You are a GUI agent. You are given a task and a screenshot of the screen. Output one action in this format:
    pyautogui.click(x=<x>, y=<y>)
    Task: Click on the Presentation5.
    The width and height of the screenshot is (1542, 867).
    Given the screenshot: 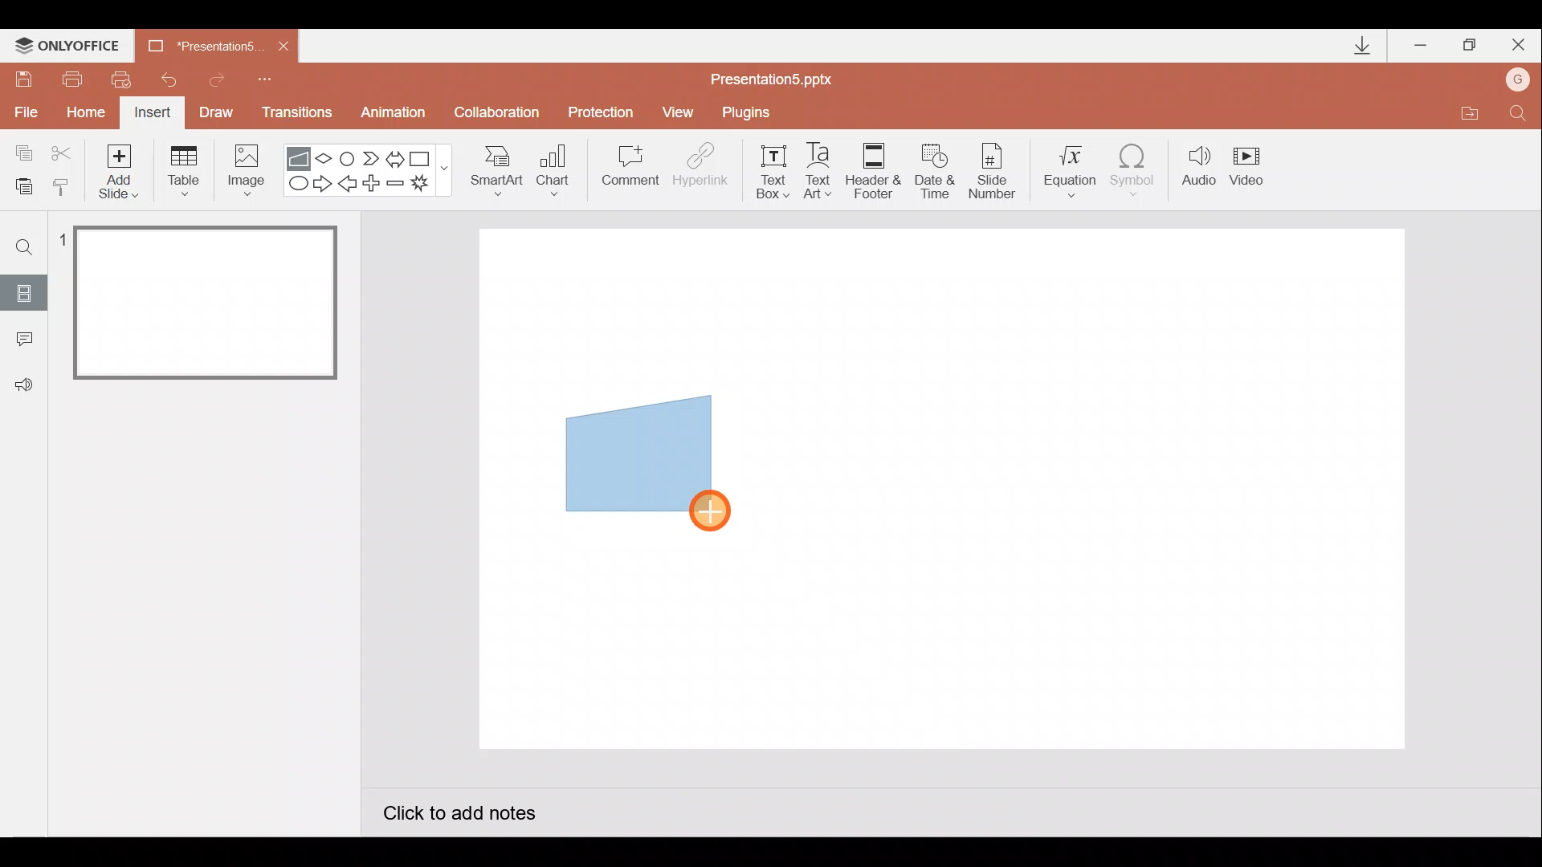 What is the action you would take?
    pyautogui.click(x=198, y=43)
    